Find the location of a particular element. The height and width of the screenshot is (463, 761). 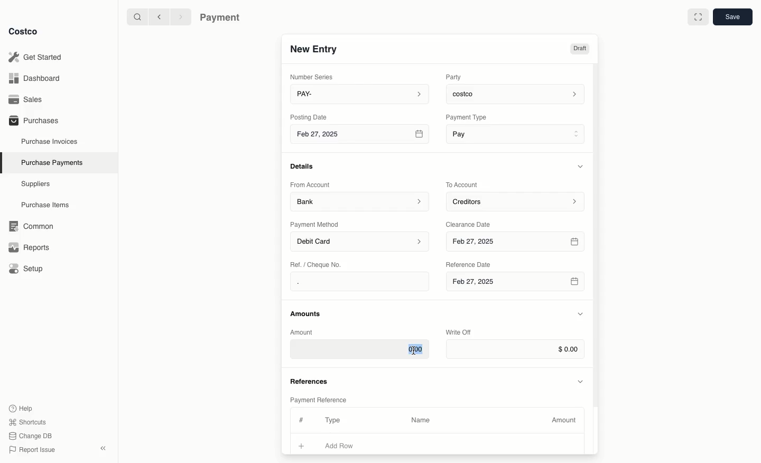

Clearance Date is located at coordinates (472, 224).